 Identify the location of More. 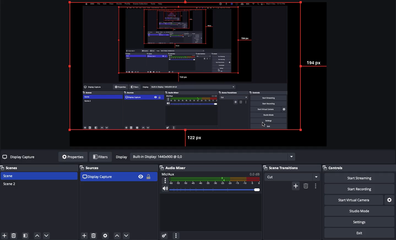
(316, 186).